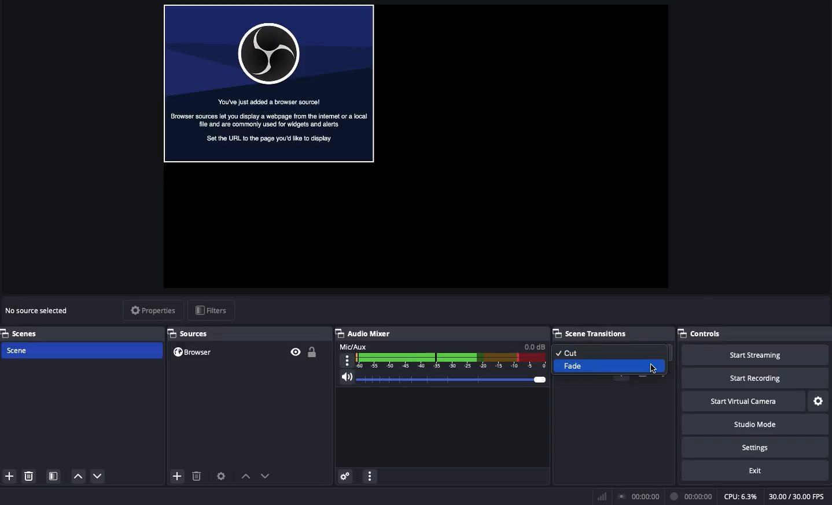 This screenshot has height=505, width=832. What do you see at coordinates (78, 477) in the screenshot?
I see `Move up` at bounding box center [78, 477].